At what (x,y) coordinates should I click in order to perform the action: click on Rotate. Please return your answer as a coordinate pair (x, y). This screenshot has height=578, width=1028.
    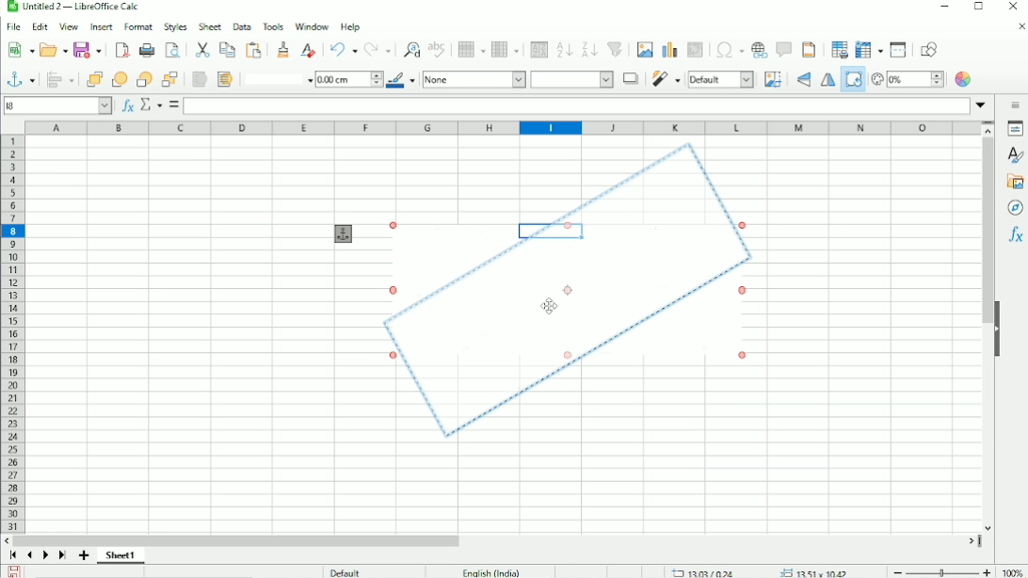
    Looking at the image, I should click on (852, 83).